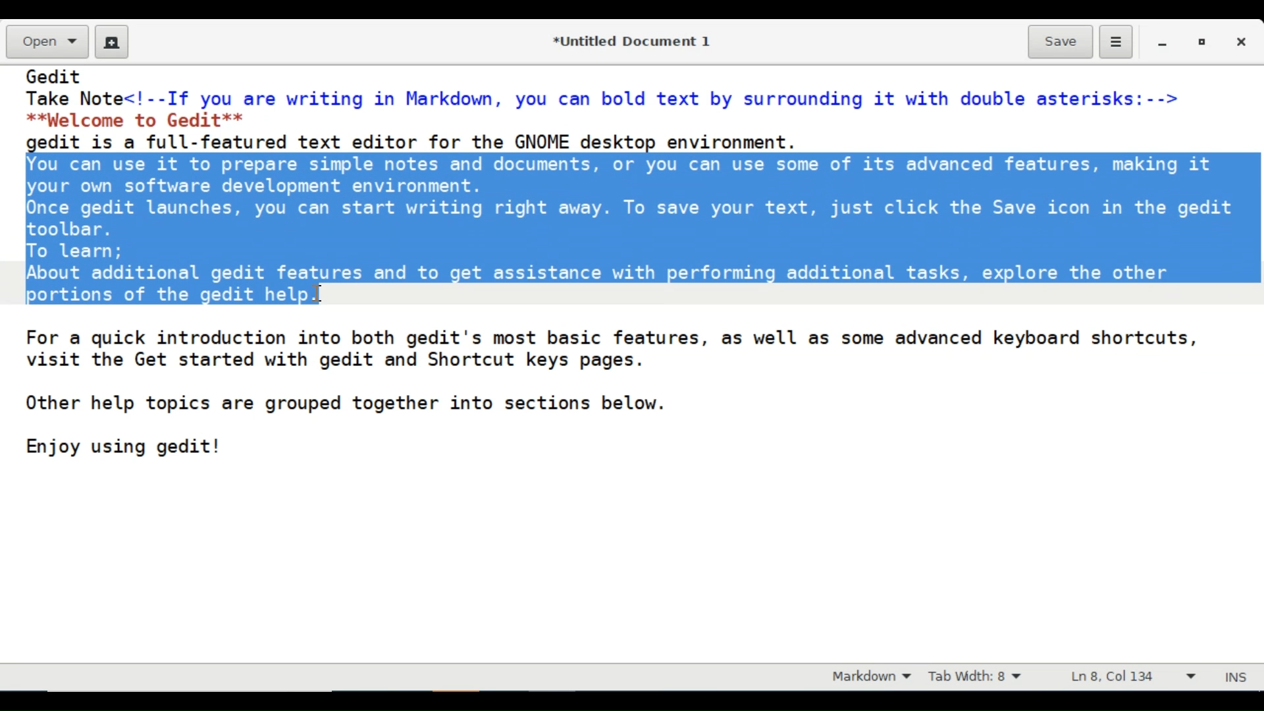  I want to click on Close, so click(1244, 41).